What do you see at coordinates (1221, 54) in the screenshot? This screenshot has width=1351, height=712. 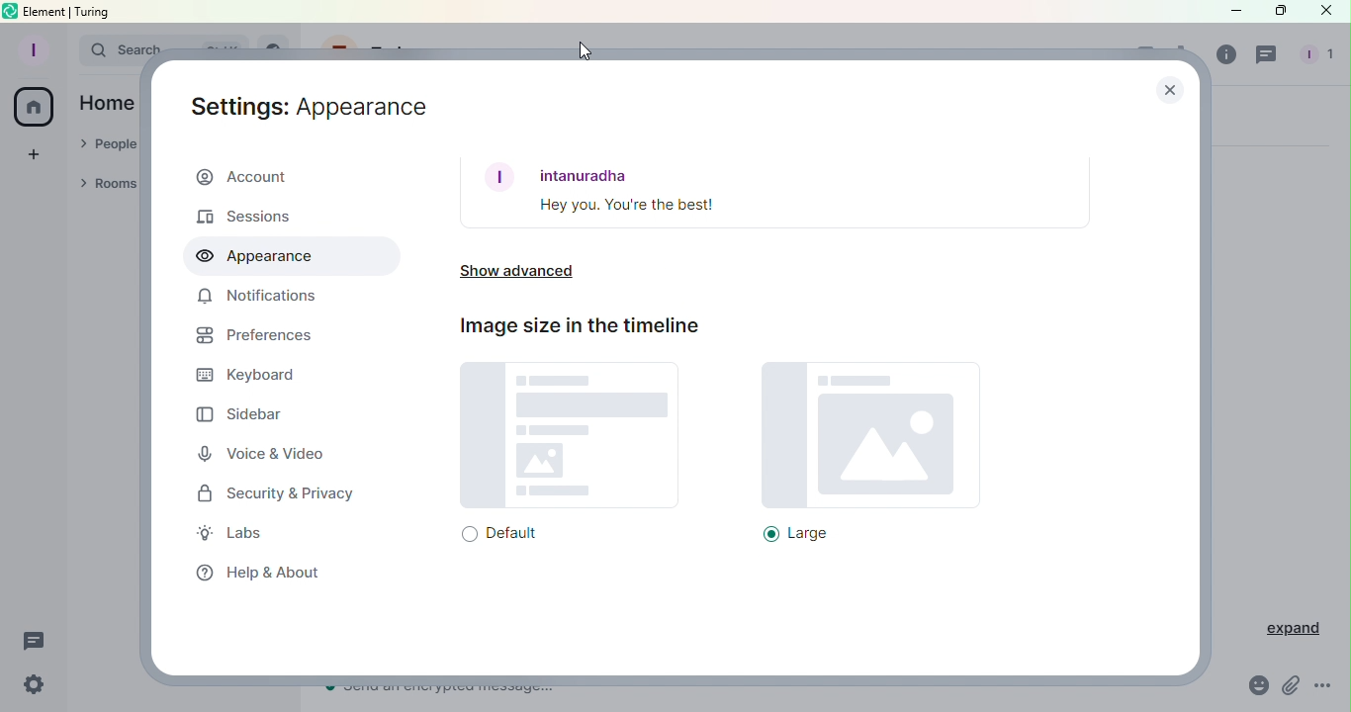 I see `Room info` at bounding box center [1221, 54].